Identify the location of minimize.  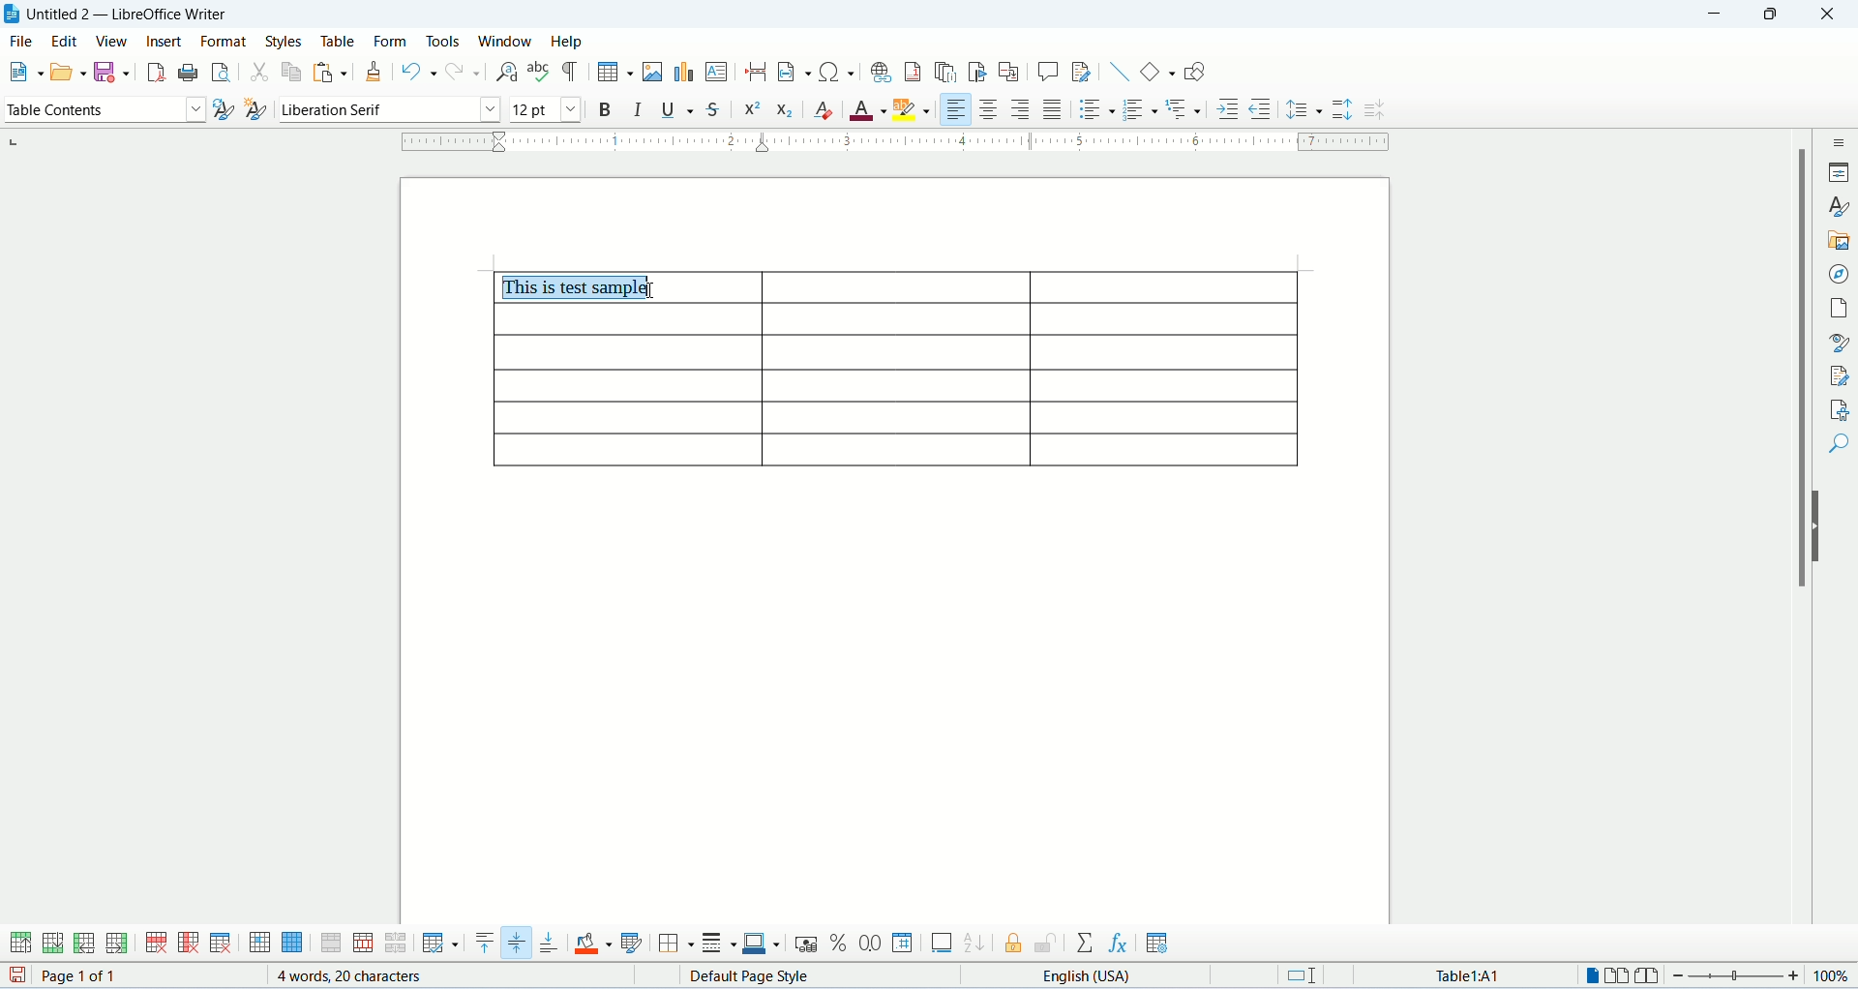
(1717, 15).